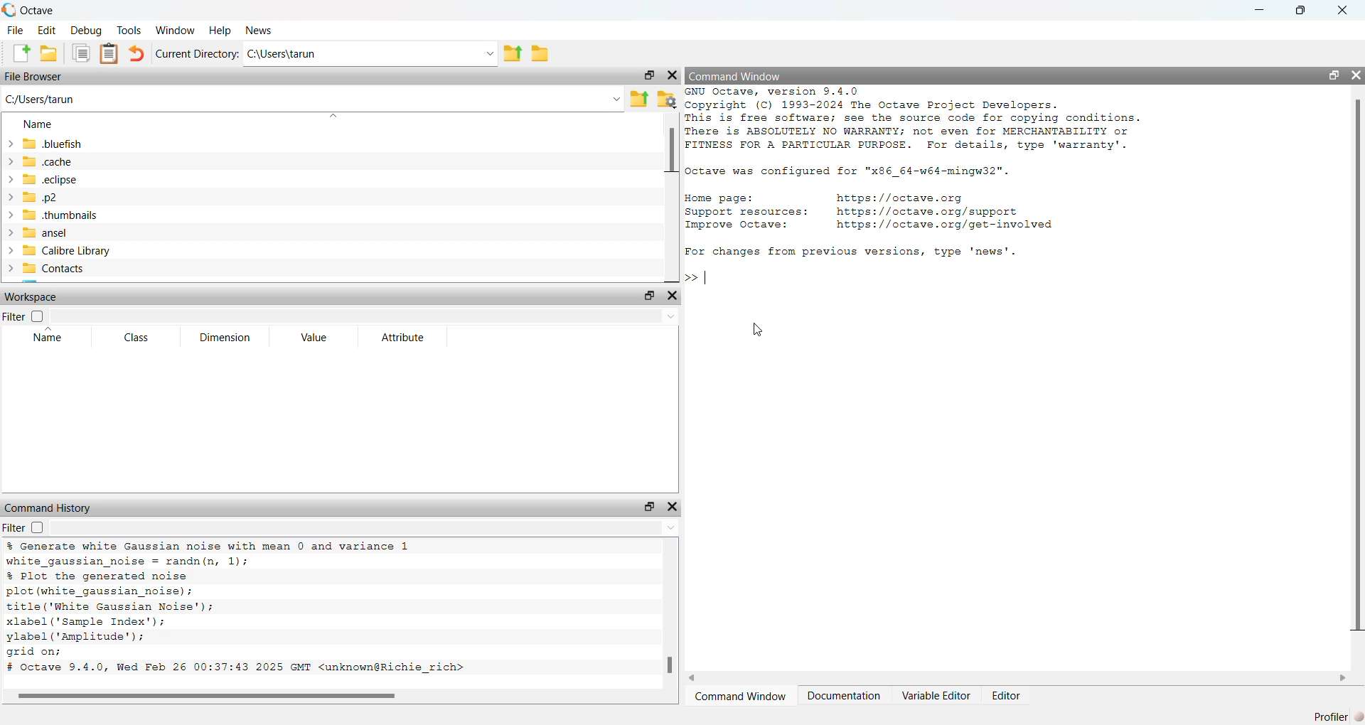 The height and width of the screenshot is (725, 1365). What do you see at coordinates (40, 75) in the screenshot?
I see `File Browser` at bounding box center [40, 75].